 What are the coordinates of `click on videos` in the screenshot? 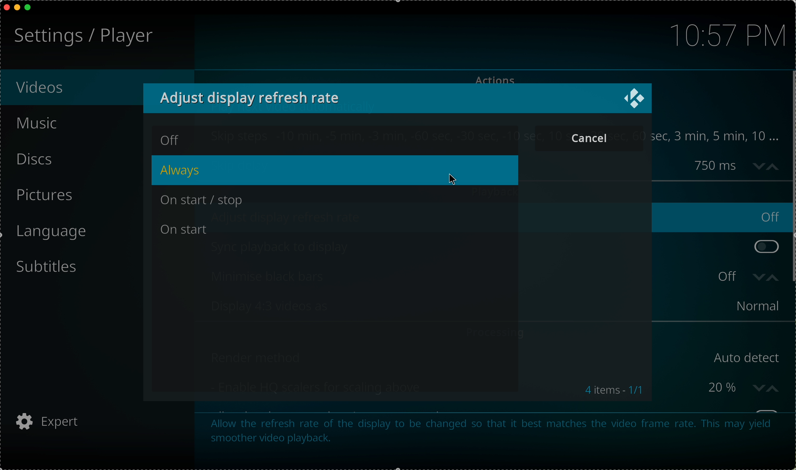 It's located at (71, 89).